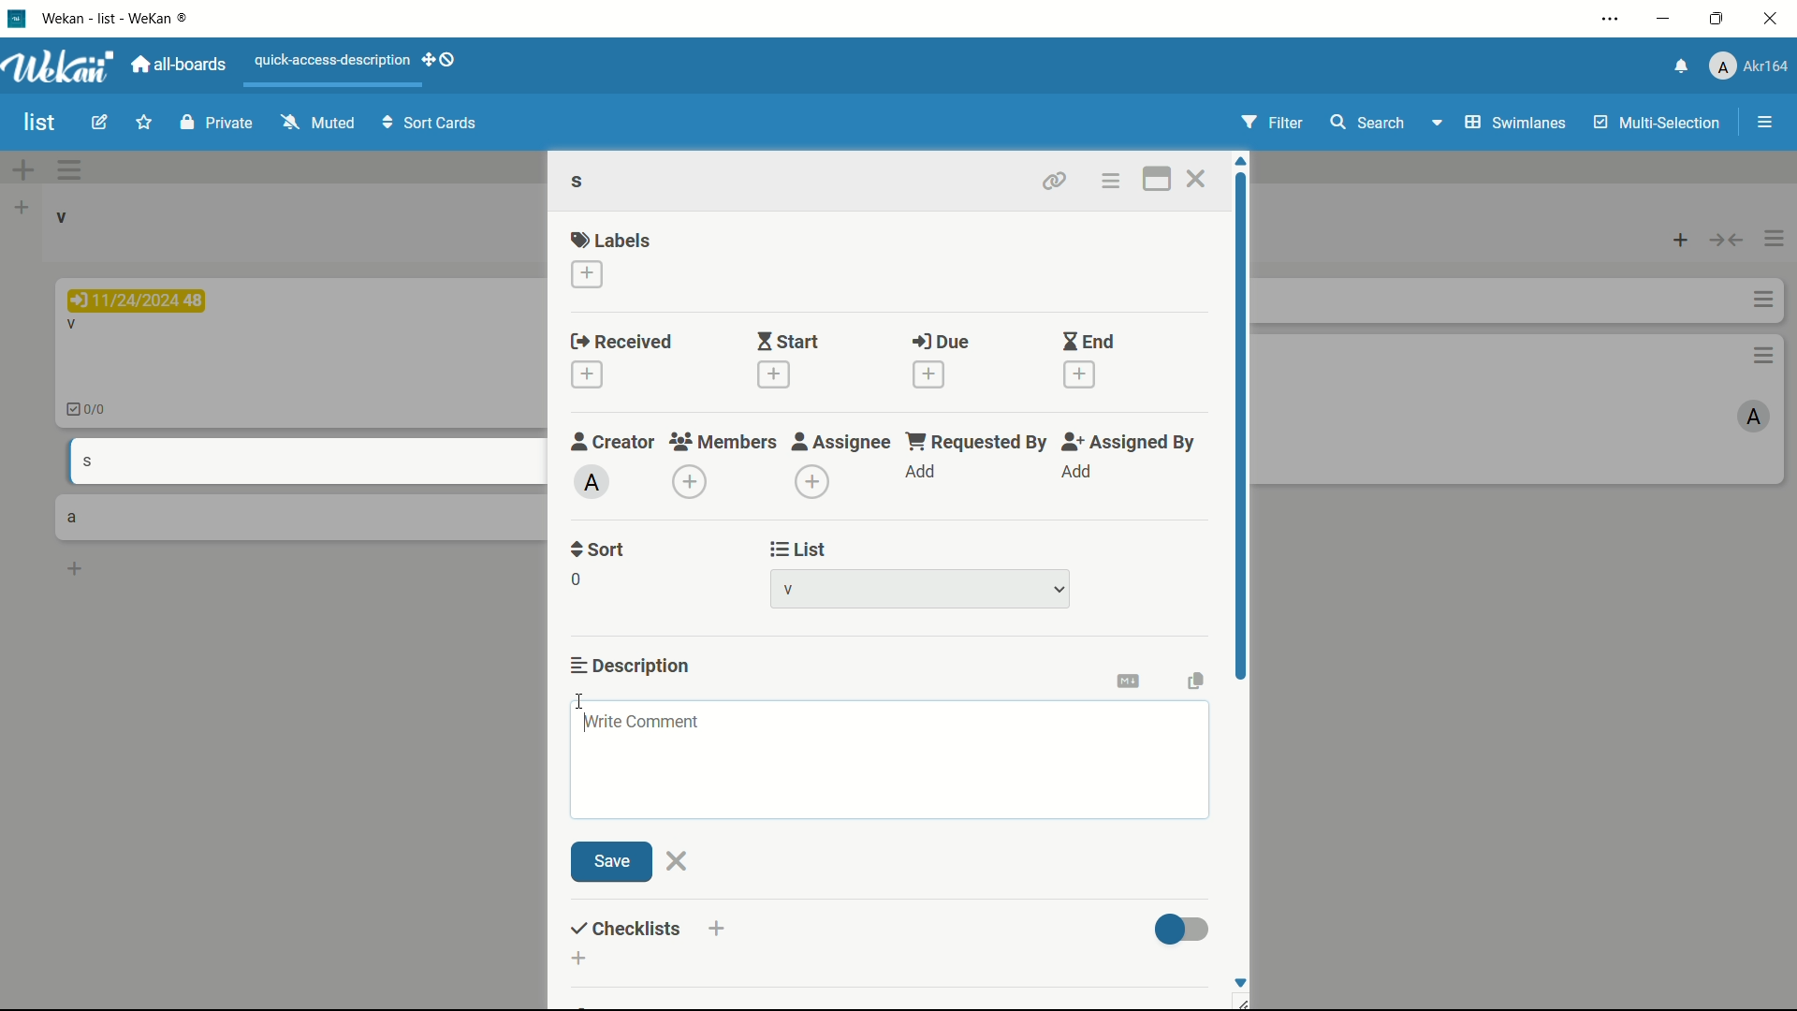 The height and width of the screenshot is (1011, 1797). Describe the element at coordinates (1765, 123) in the screenshot. I see `open/close sidebar` at that location.